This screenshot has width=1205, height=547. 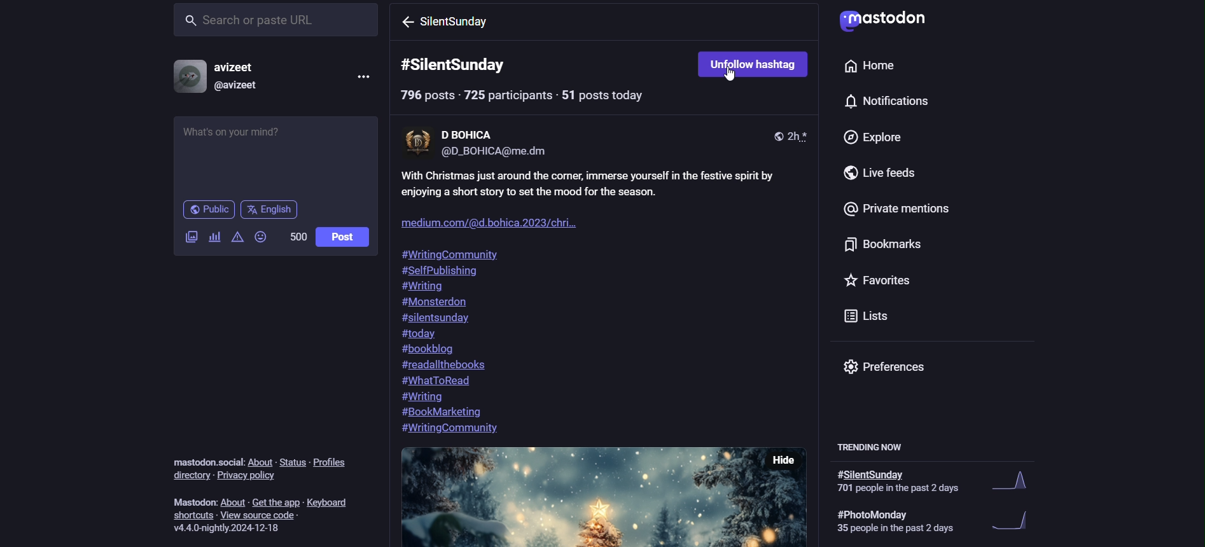 What do you see at coordinates (880, 284) in the screenshot?
I see `Favorites` at bounding box center [880, 284].